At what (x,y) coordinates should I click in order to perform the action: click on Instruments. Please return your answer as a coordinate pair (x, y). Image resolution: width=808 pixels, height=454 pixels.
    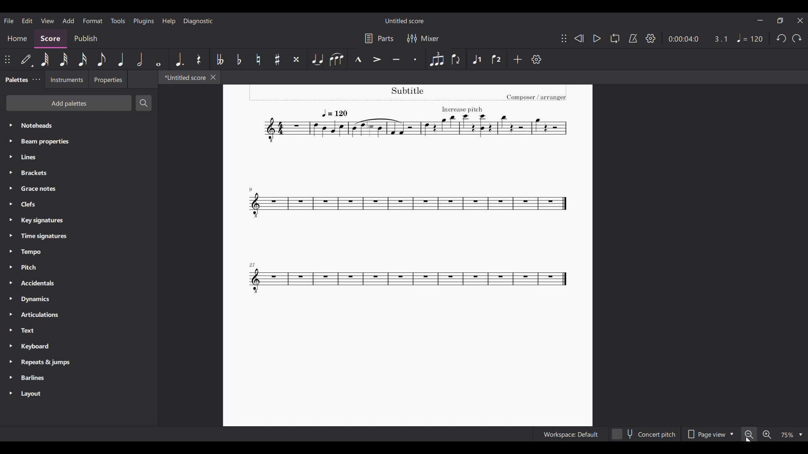
    Looking at the image, I should click on (67, 79).